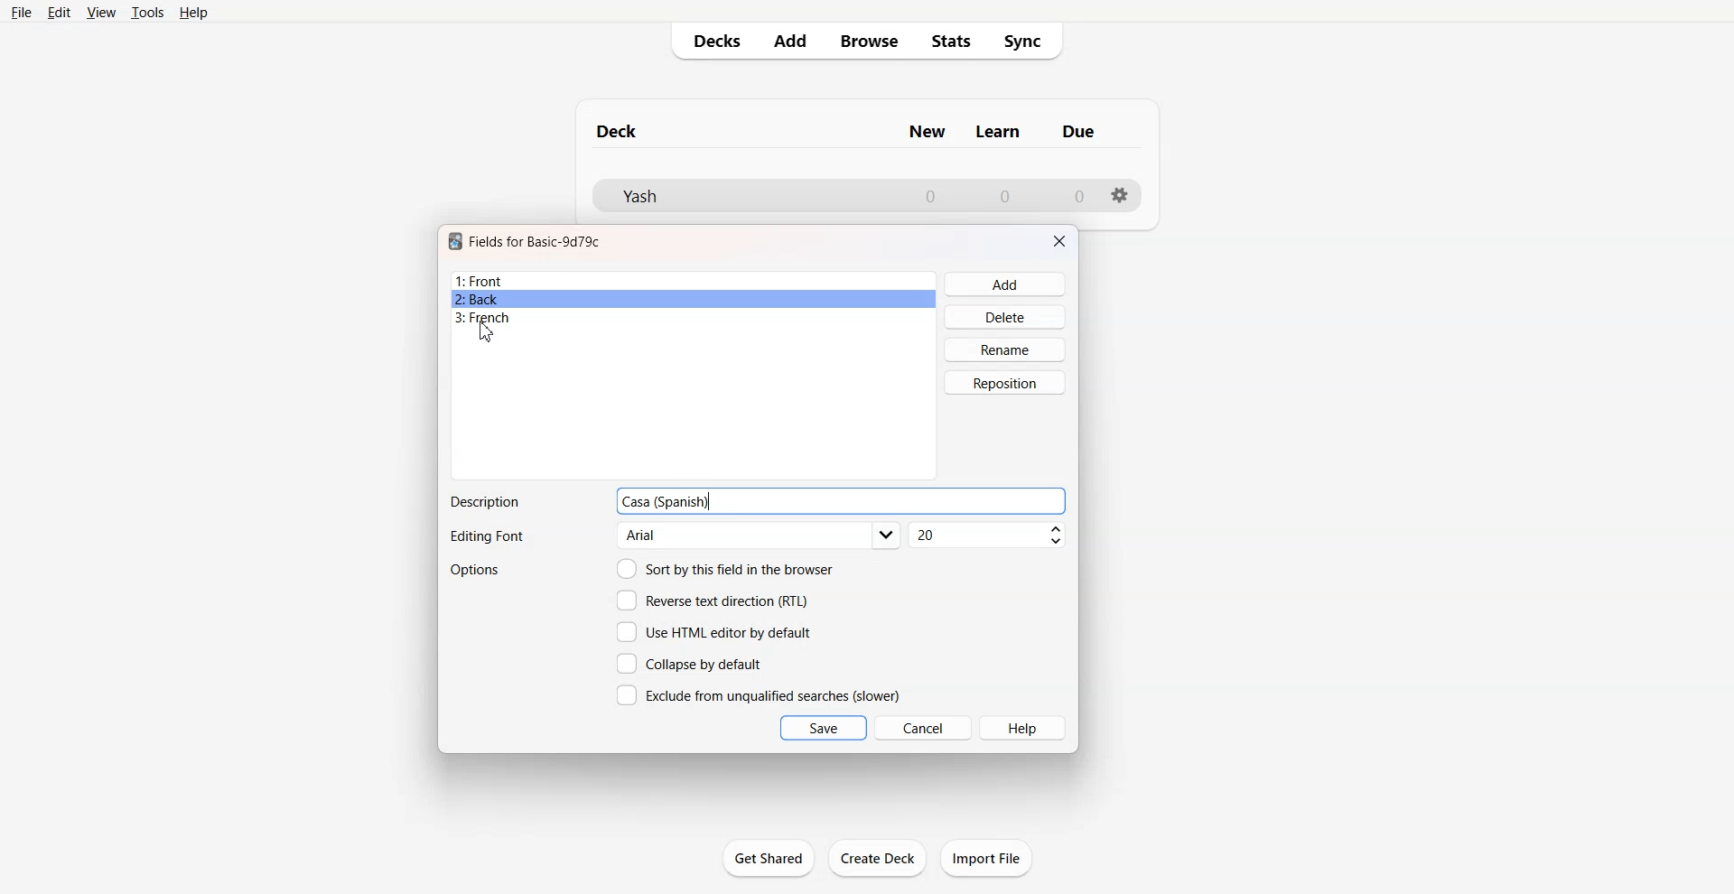 Image resolution: width=1734 pixels, height=894 pixels. What do you see at coordinates (711, 41) in the screenshot?
I see `Decks` at bounding box center [711, 41].